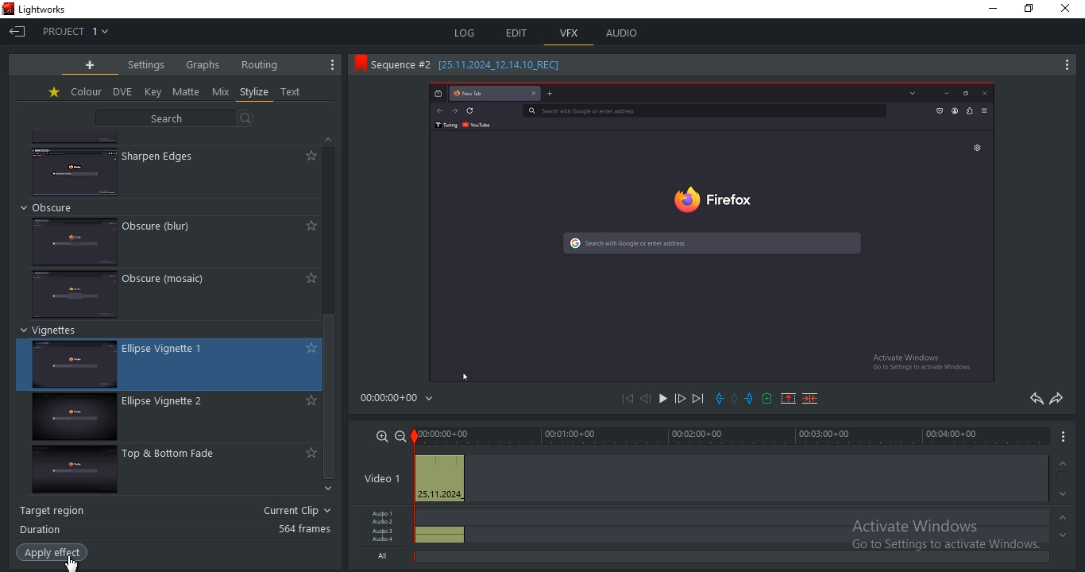  I want to click on obsure, so click(75, 293).